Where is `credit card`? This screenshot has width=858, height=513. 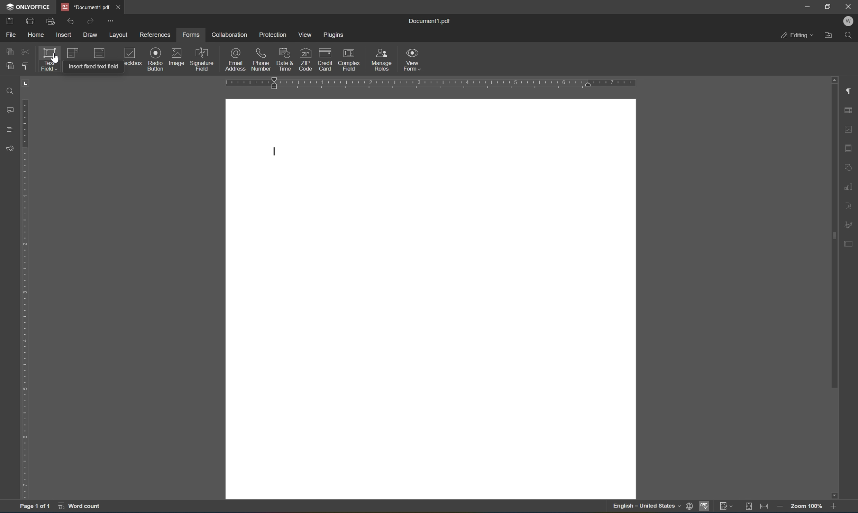
credit card is located at coordinates (326, 59).